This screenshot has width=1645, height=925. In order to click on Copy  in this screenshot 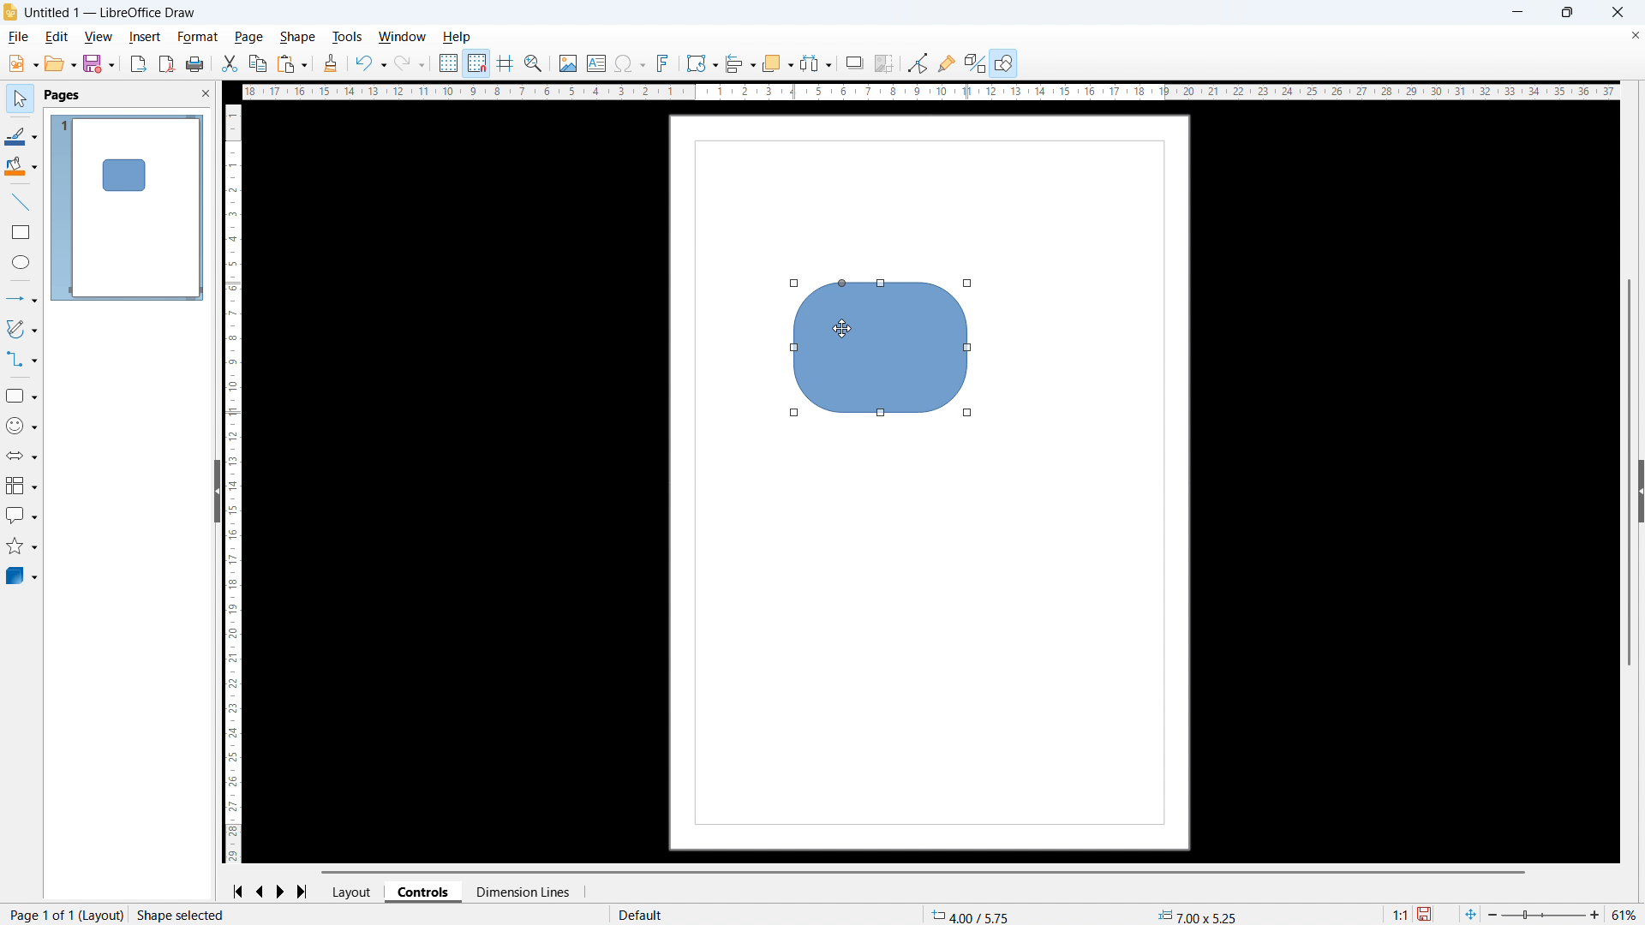, I will do `click(257, 63)`.